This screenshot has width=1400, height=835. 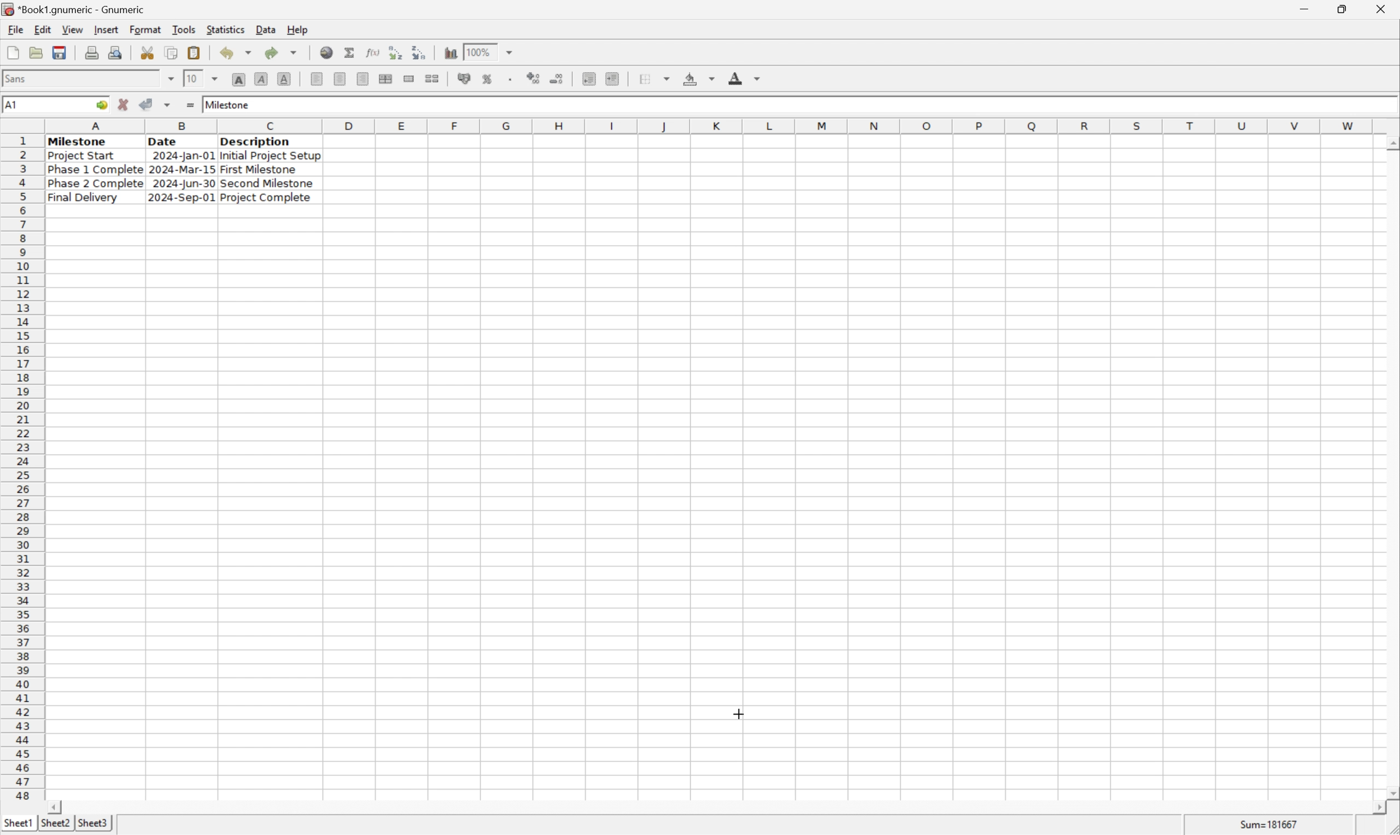 I want to click on restore down, so click(x=1346, y=9).